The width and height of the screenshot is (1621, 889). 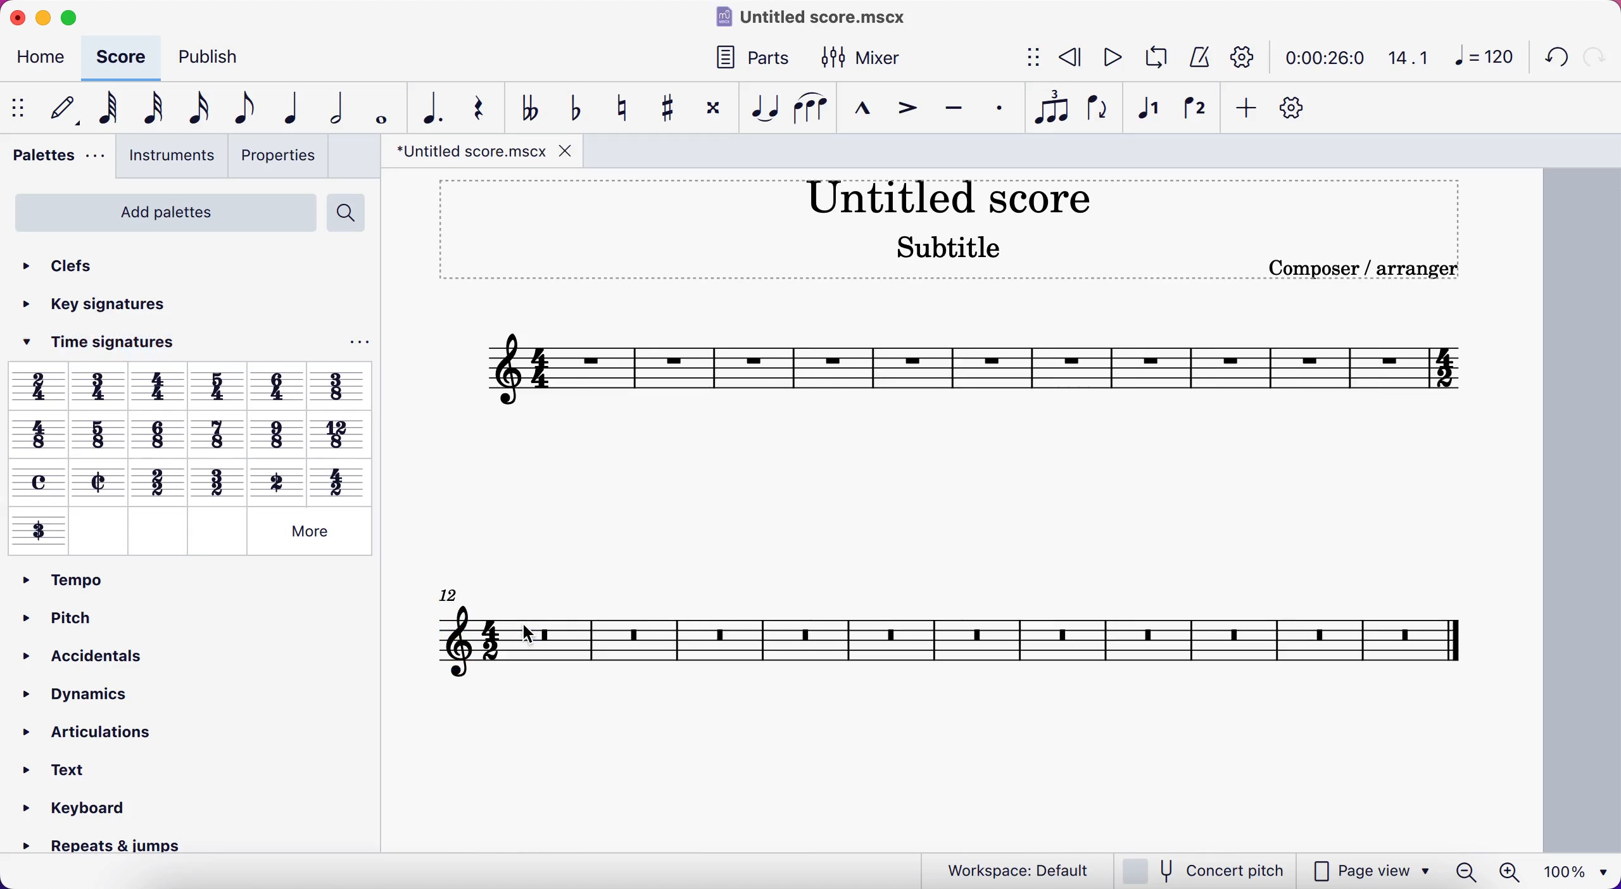 What do you see at coordinates (277, 479) in the screenshot?
I see `` at bounding box center [277, 479].